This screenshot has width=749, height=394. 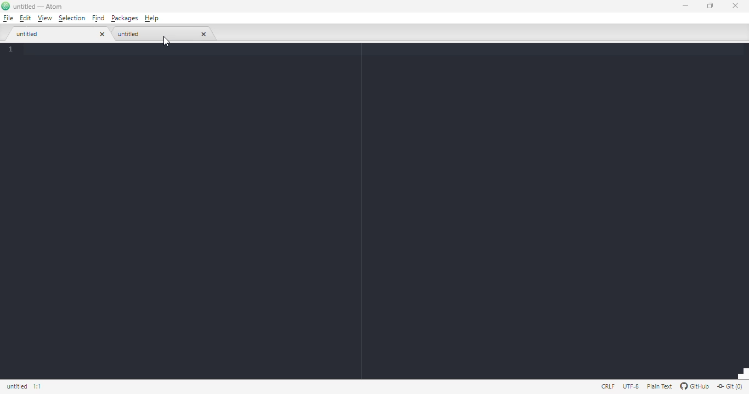 I want to click on close, so click(x=734, y=6).